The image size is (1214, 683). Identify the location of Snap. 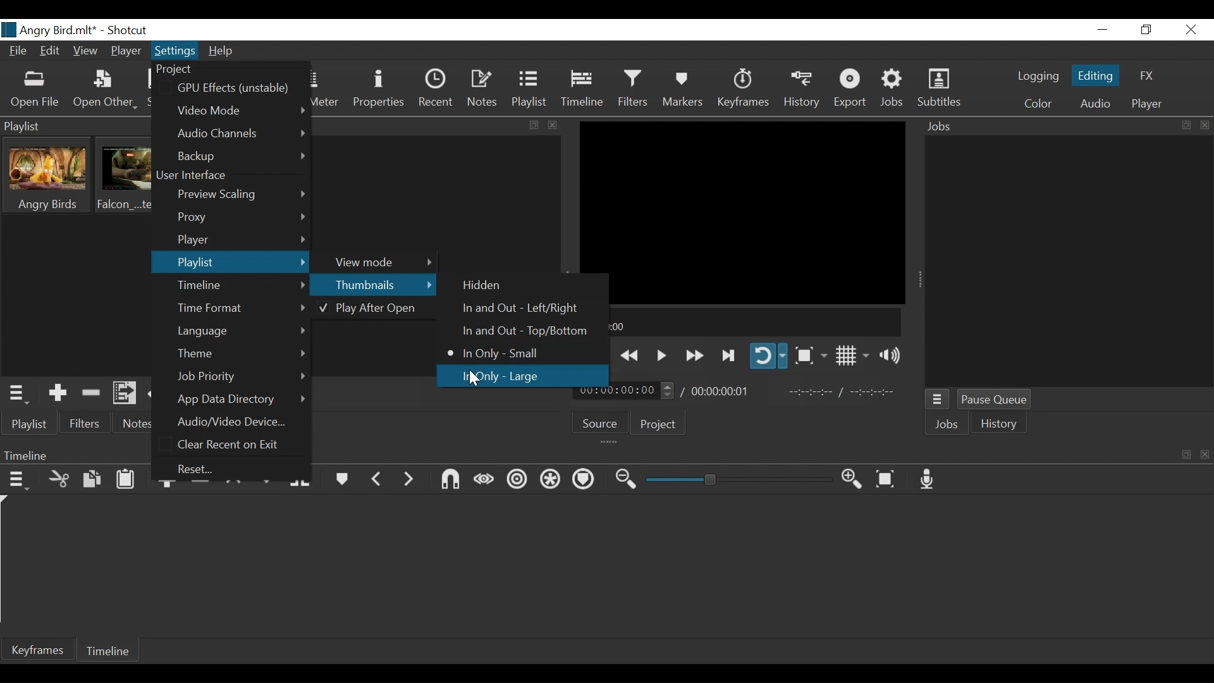
(451, 481).